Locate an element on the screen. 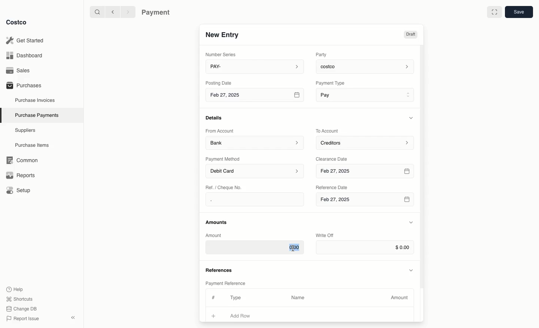 The height and width of the screenshot is (328, 539). Change DB is located at coordinates (23, 309).